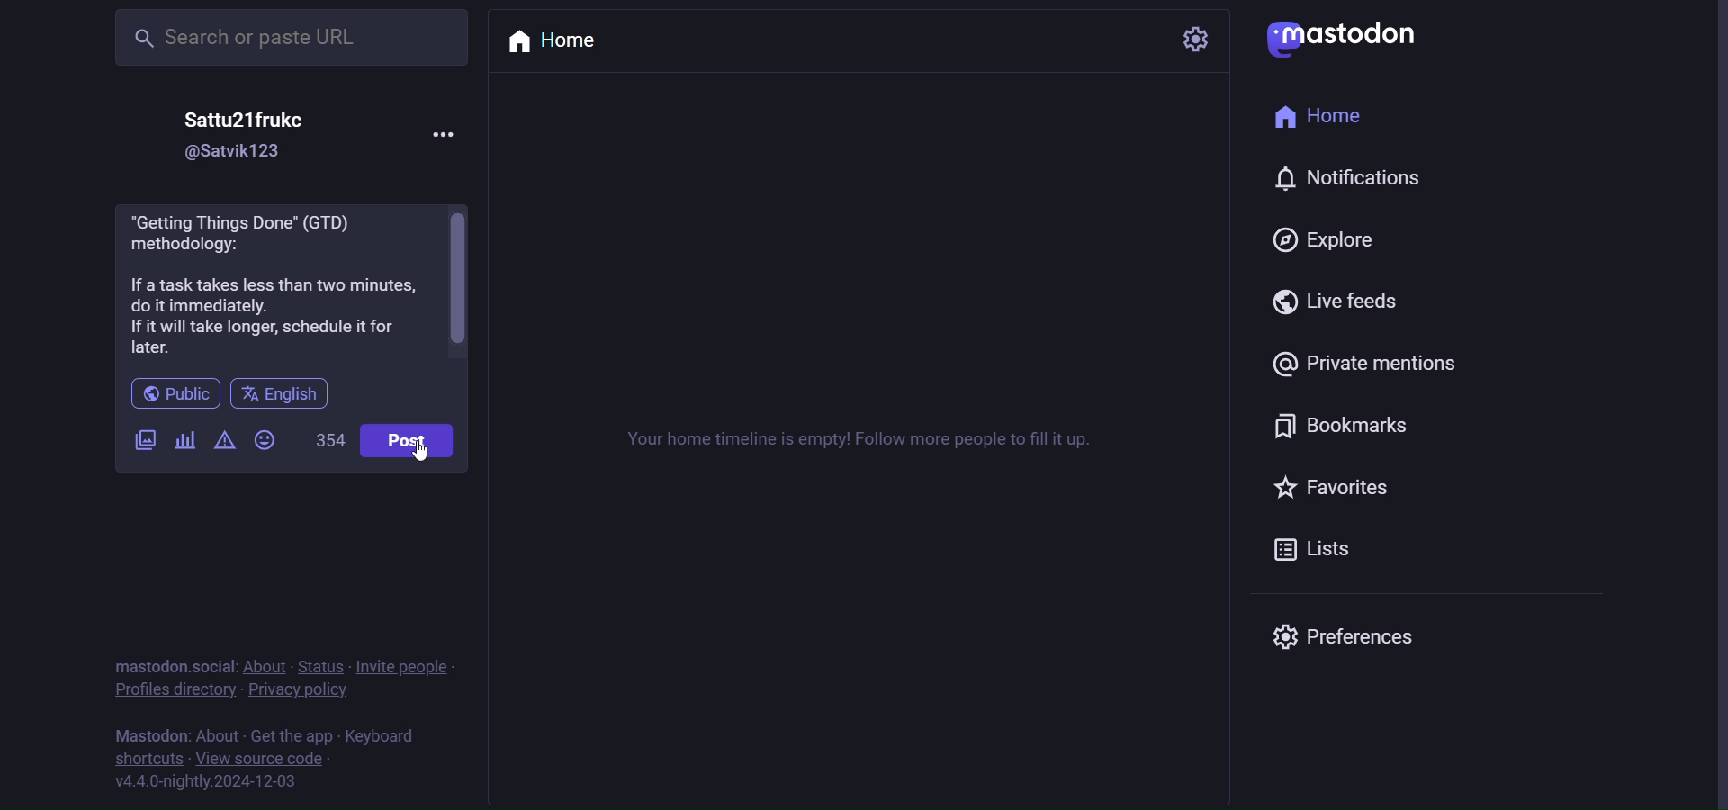 The width and height of the screenshot is (1728, 810). I want to click on preferences, so click(1348, 634).